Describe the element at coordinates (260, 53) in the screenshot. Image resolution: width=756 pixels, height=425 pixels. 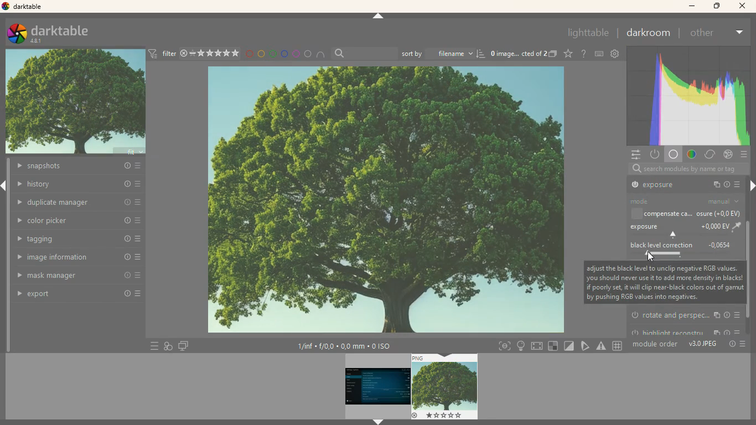
I see `yellow circle` at that location.